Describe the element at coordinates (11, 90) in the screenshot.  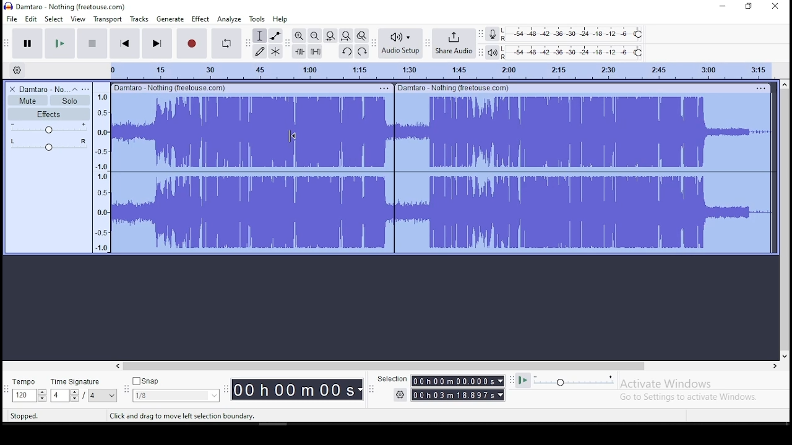
I see `delete track` at that location.